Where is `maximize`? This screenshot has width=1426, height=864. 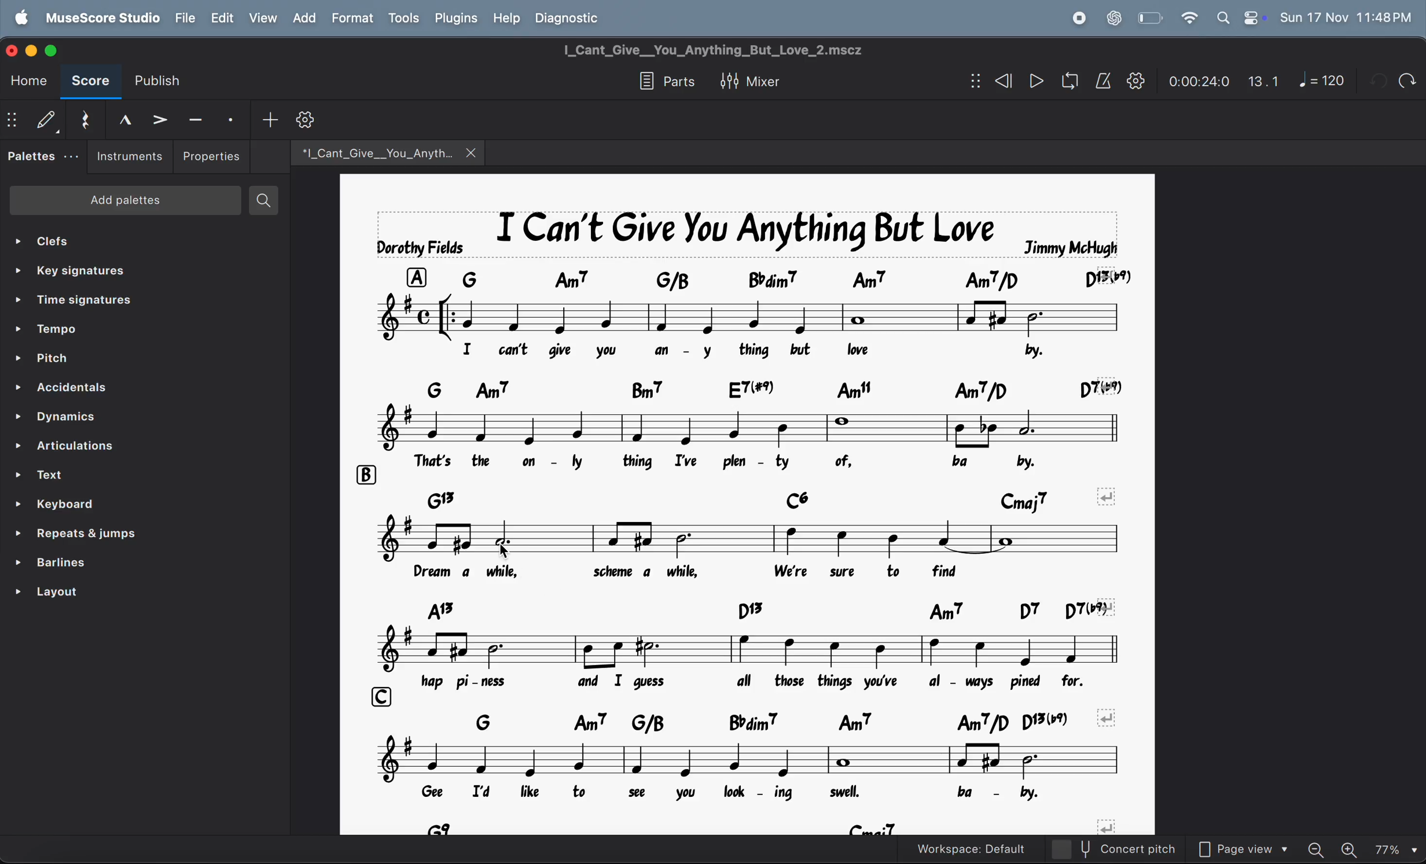 maximize is located at coordinates (56, 48).